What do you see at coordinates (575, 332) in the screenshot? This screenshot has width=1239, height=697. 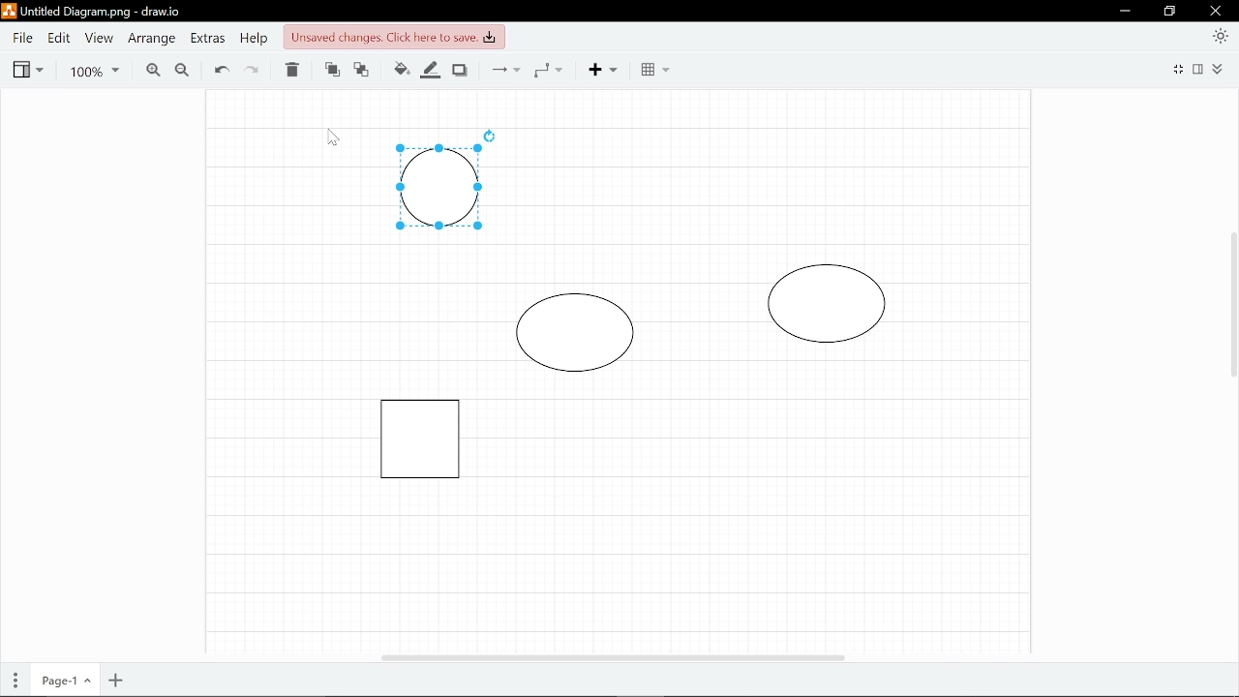 I see `Diagram` at bounding box center [575, 332].